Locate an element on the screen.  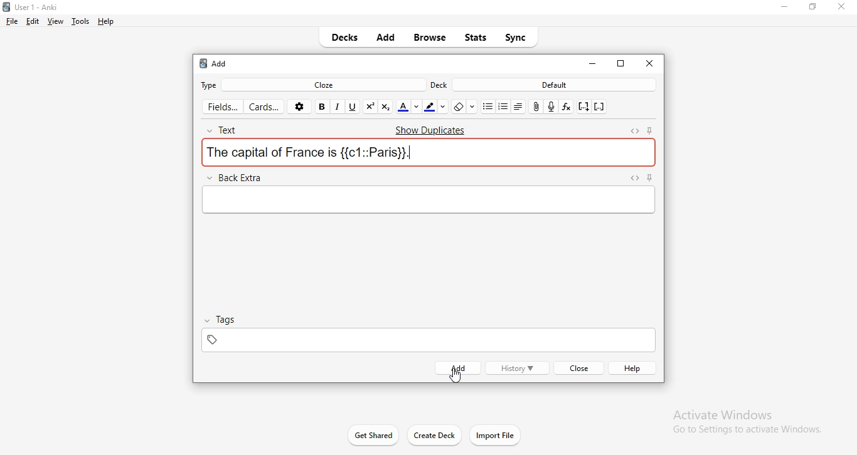
add is located at coordinates (387, 39).